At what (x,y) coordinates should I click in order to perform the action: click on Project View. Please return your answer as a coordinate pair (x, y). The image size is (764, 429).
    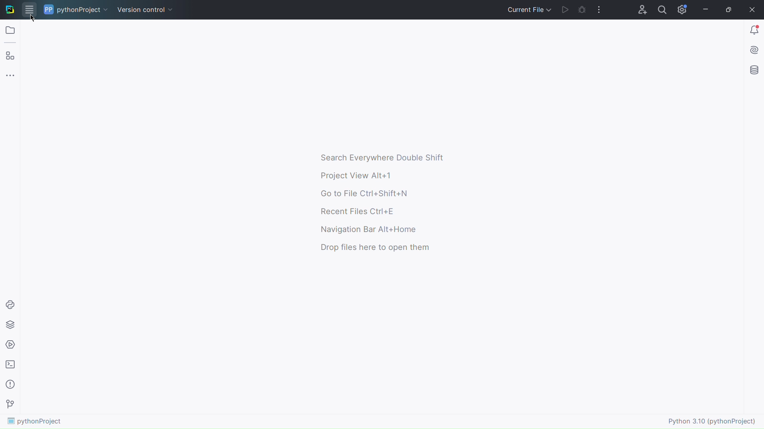
    Looking at the image, I should click on (356, 175).